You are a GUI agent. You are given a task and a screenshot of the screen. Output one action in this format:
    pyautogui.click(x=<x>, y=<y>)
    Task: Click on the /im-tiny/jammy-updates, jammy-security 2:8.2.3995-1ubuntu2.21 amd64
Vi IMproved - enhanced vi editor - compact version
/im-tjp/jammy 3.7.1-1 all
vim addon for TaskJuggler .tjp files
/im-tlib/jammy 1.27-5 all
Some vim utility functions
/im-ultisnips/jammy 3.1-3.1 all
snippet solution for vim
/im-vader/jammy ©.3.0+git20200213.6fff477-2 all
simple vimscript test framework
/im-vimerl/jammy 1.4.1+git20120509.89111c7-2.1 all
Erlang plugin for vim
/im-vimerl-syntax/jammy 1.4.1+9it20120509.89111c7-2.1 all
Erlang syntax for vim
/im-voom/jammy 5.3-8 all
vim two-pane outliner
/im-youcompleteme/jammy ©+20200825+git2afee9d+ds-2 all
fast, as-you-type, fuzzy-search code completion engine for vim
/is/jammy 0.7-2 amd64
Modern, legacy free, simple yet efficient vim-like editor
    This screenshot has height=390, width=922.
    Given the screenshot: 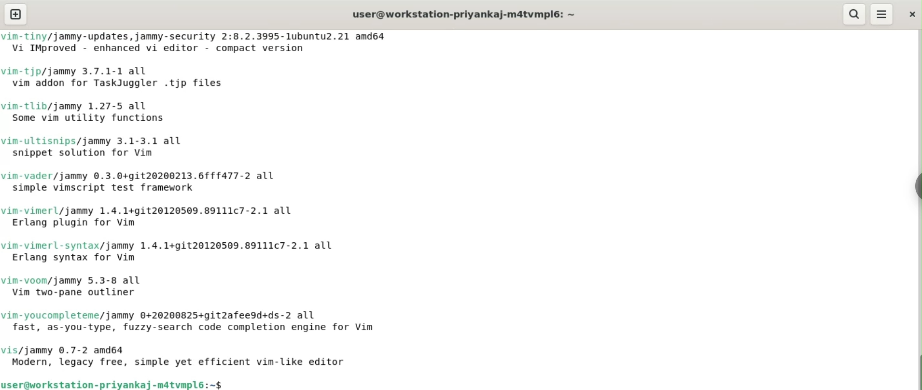 What is the action you would take?
    pyautogui.click(x=209, y=202)
    